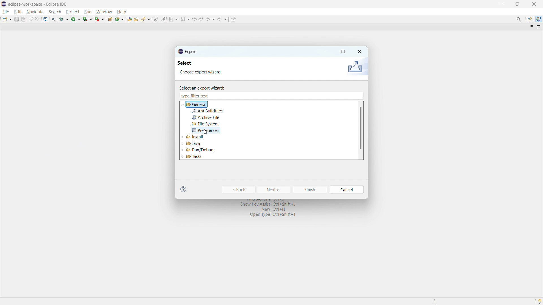 The width and height of the screenshot is (543, 305). I want to click on open perspective, so click(529, 19).